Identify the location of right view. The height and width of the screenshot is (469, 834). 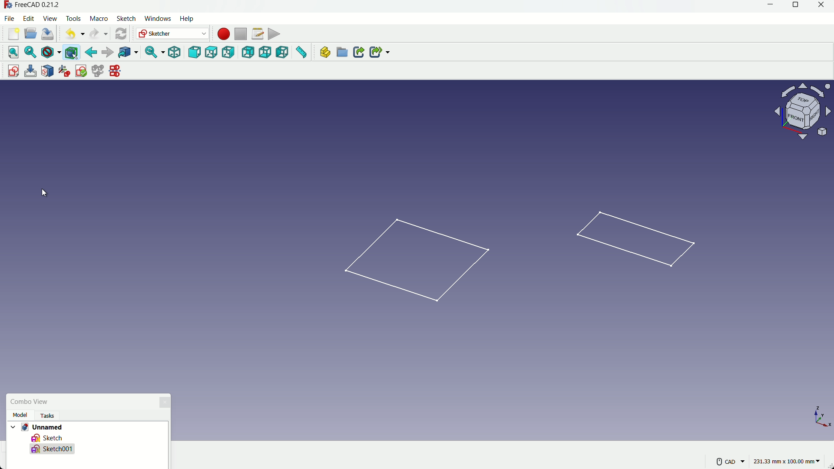
(229, 53).